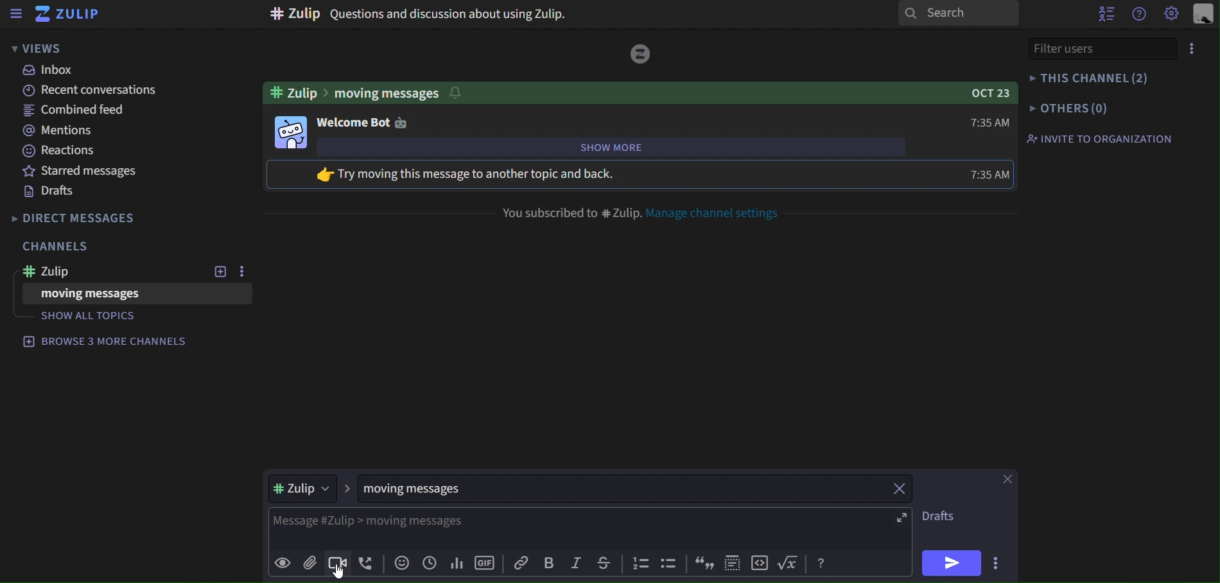  I want to click on icon, so click(760, 562).